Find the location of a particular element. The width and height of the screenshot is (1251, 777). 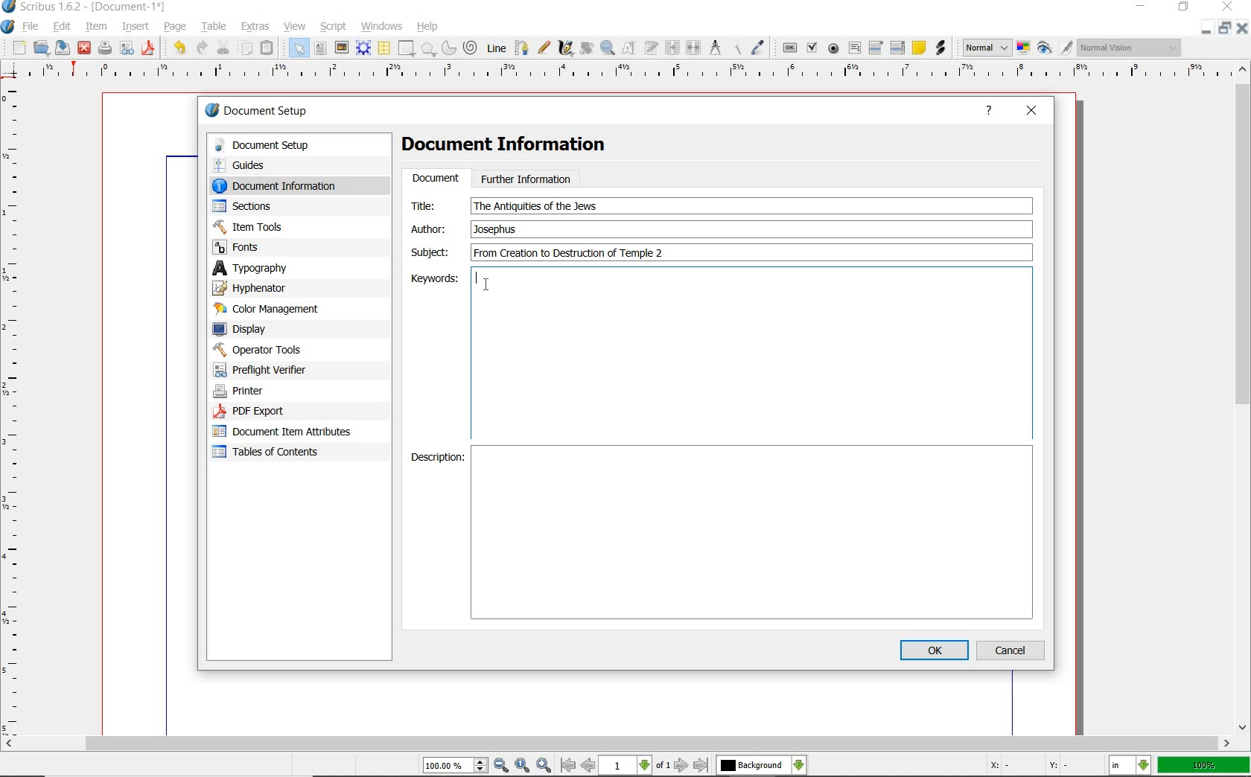

Keywords is located at coordinates (751, 353).